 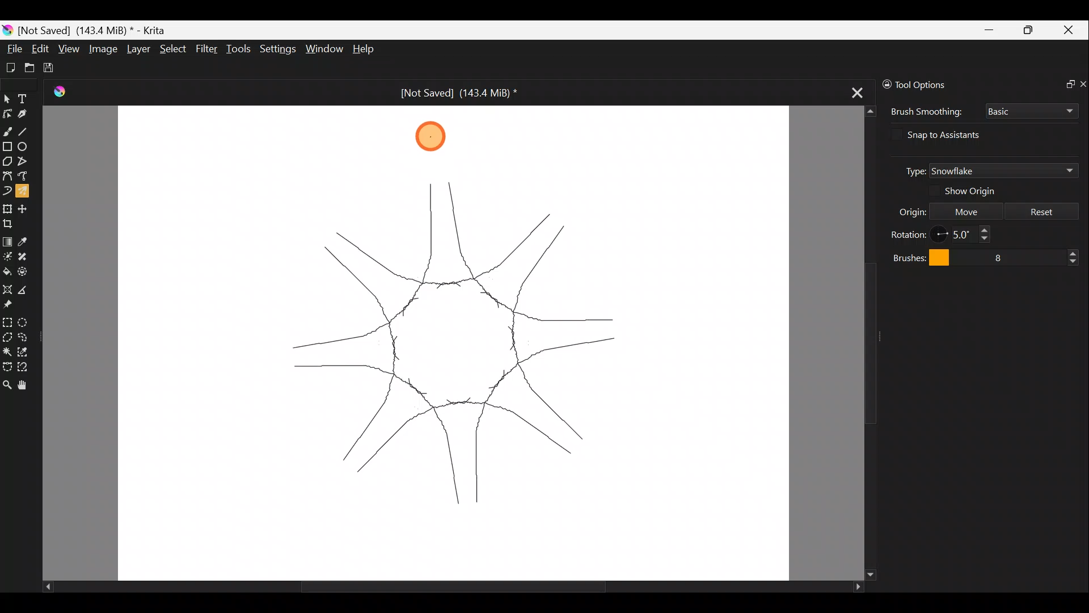 What do you see at coordinates (7, 131) in the screenshot?
I see `Freehand brush tool` at bounding box center [7, 131].